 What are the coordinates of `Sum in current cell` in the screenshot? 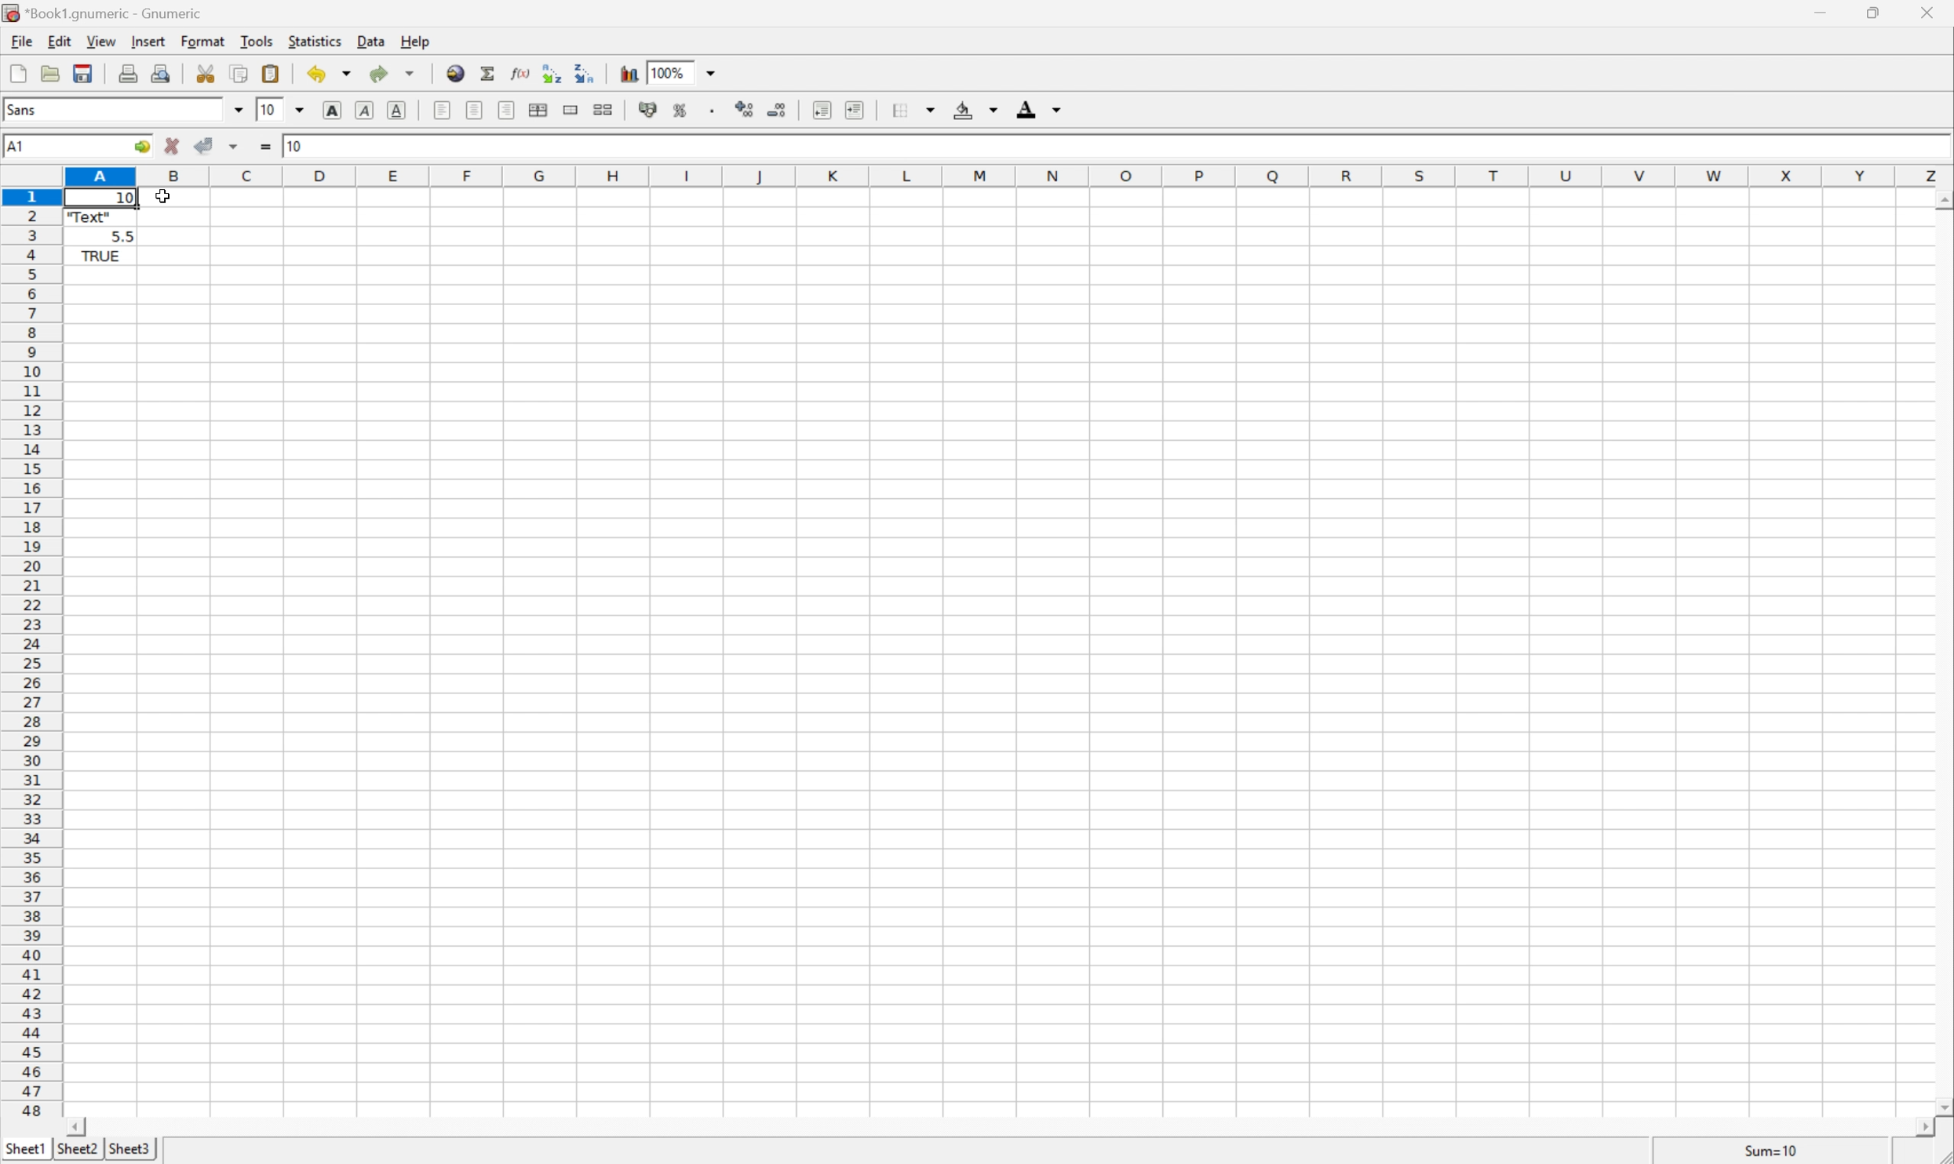 It's located at (489, 73).